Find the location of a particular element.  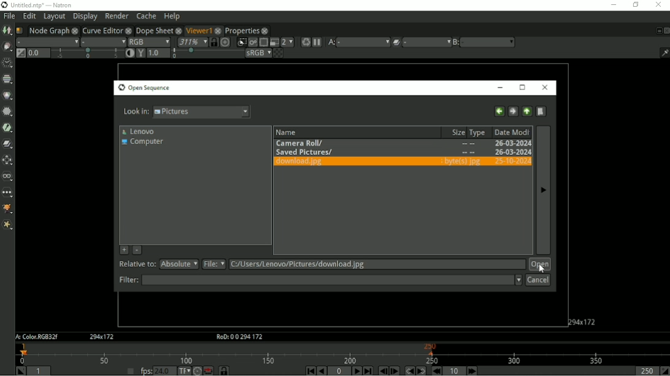

Close is located at coordinates (658, 6).